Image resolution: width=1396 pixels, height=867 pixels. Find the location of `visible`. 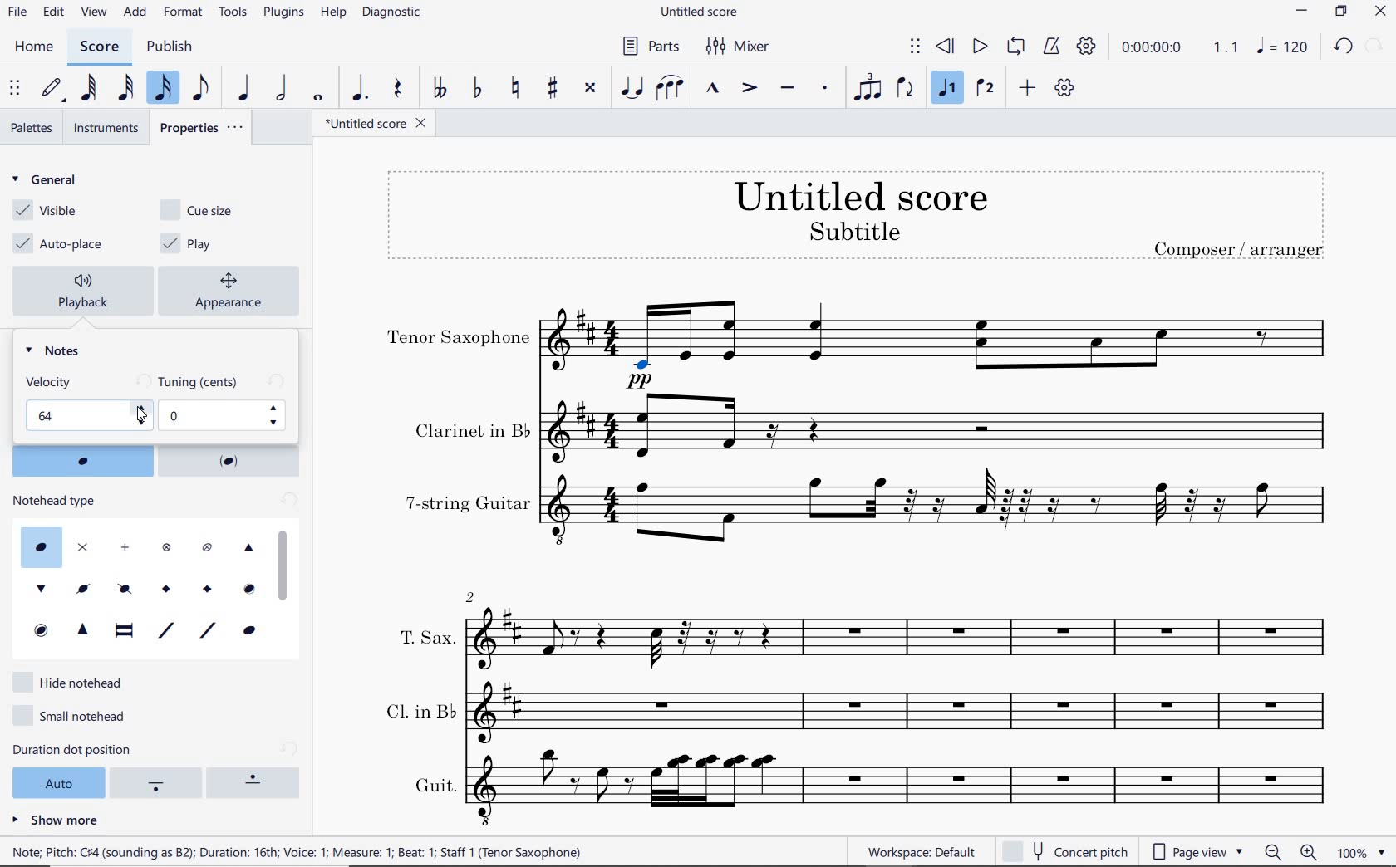

visible is located at coordinates (42, 211).